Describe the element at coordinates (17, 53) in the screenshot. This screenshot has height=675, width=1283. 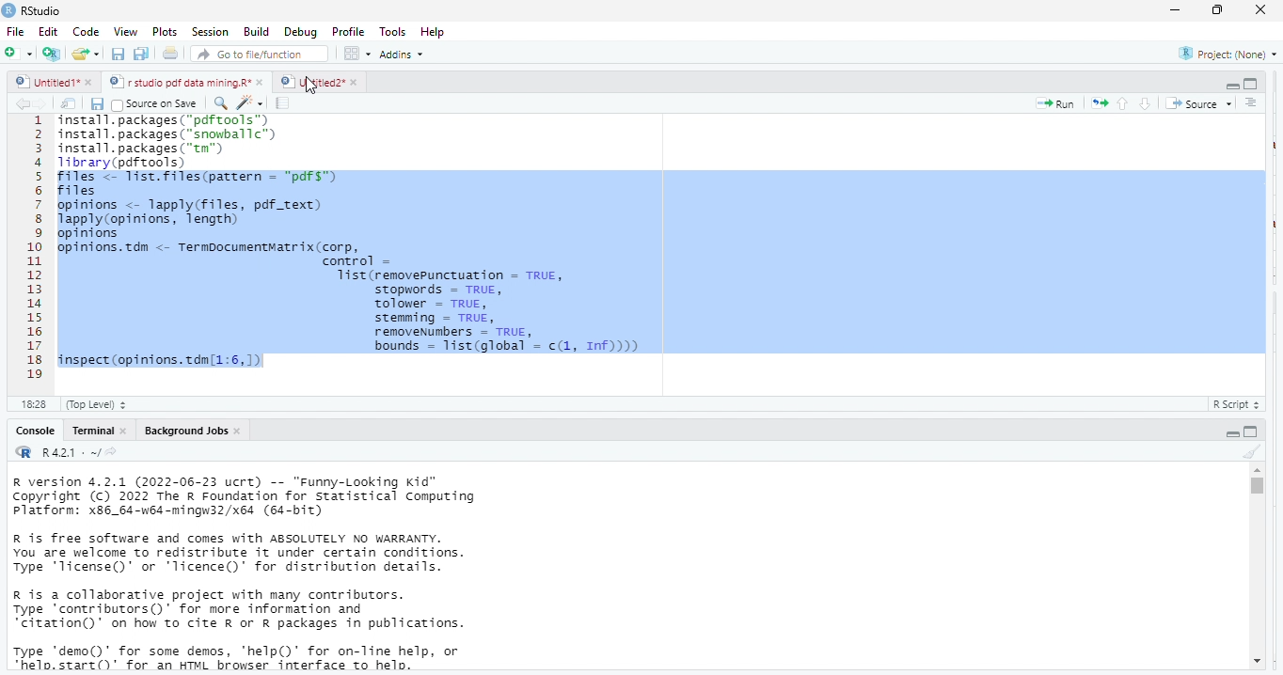
I see `new file` at that location.